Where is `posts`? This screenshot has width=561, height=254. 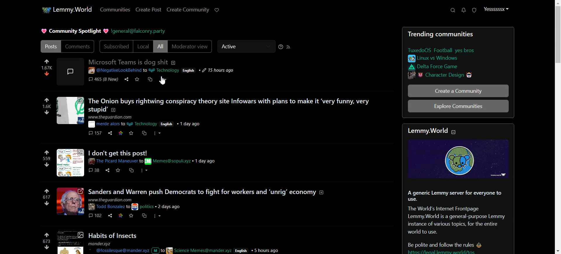 posts is located at coordinates (206, 199).